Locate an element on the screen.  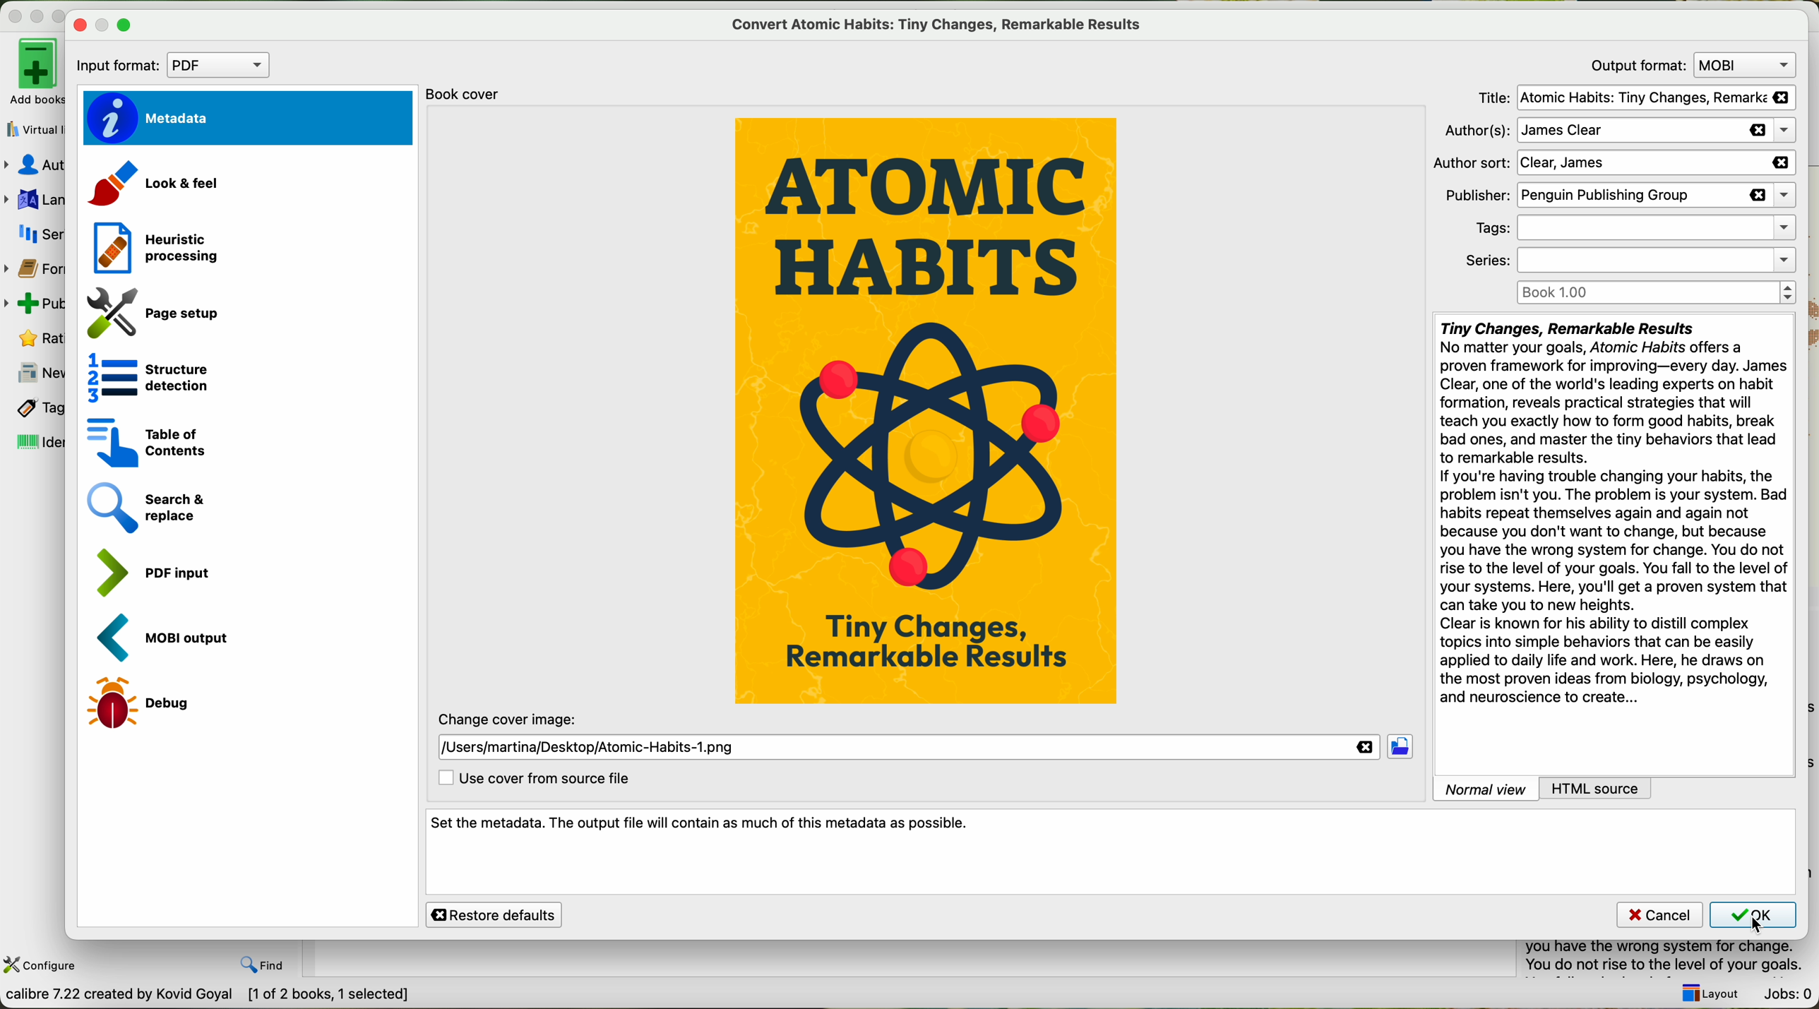
synopsis is located at coordinates (1613, 512).